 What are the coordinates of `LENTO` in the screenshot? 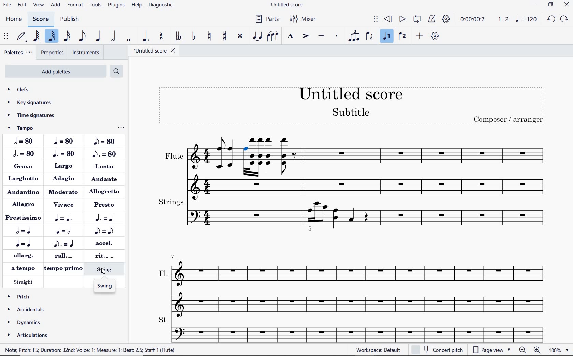 It's located at (105, 166).